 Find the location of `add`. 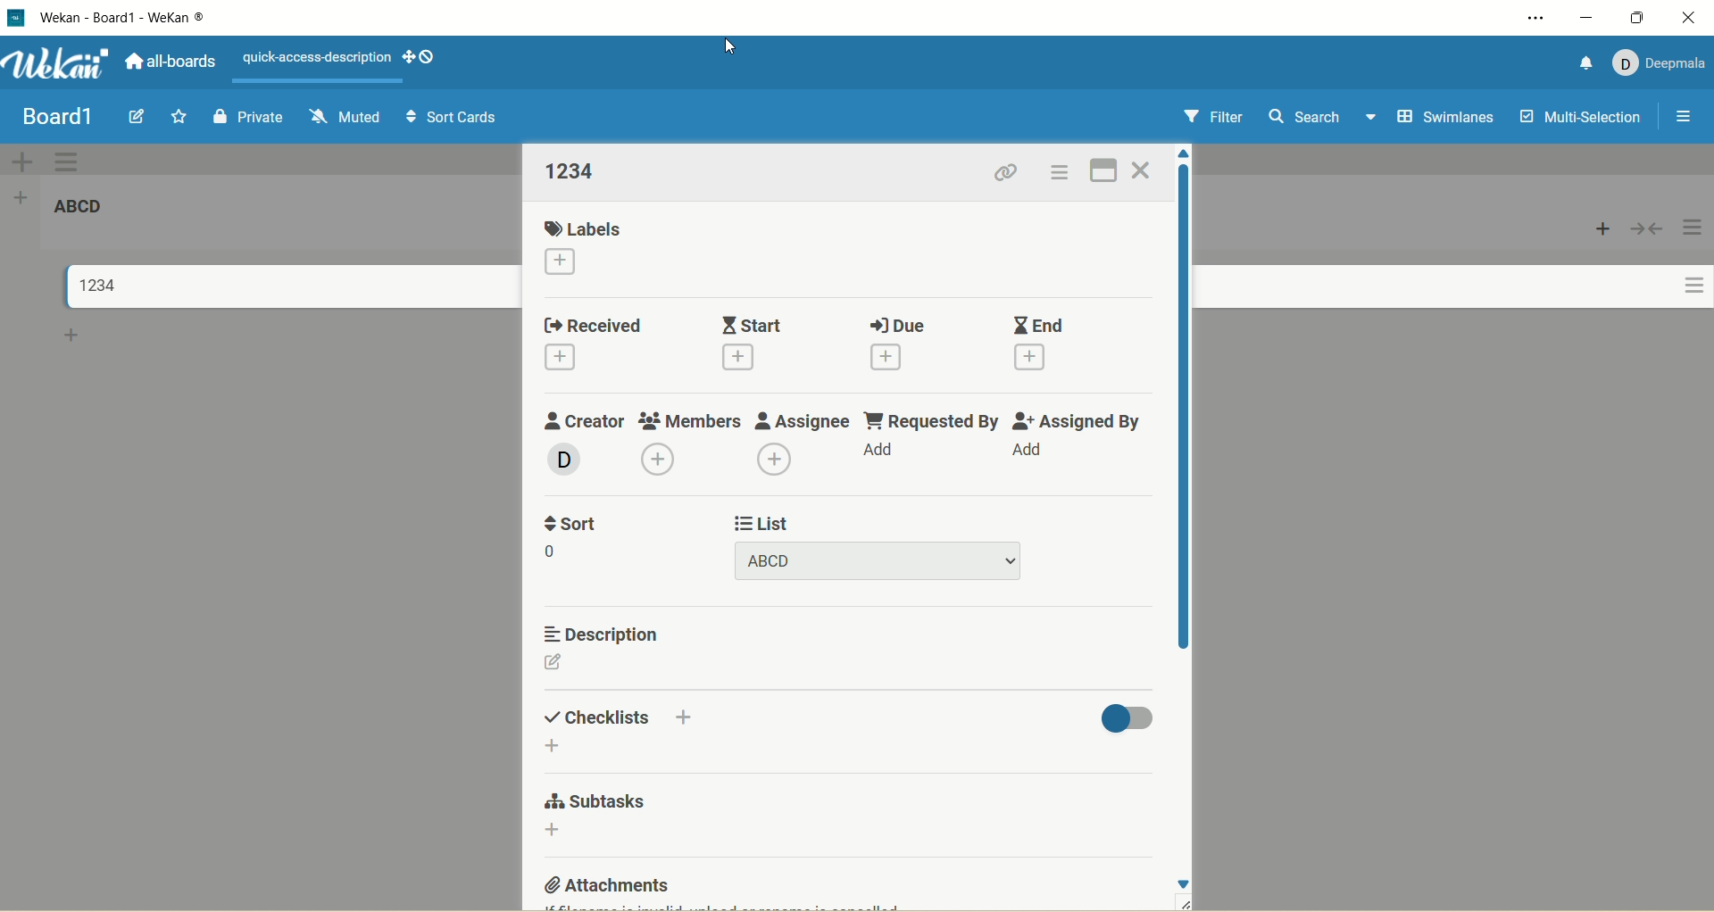

add is located at coordinates (748, 360).